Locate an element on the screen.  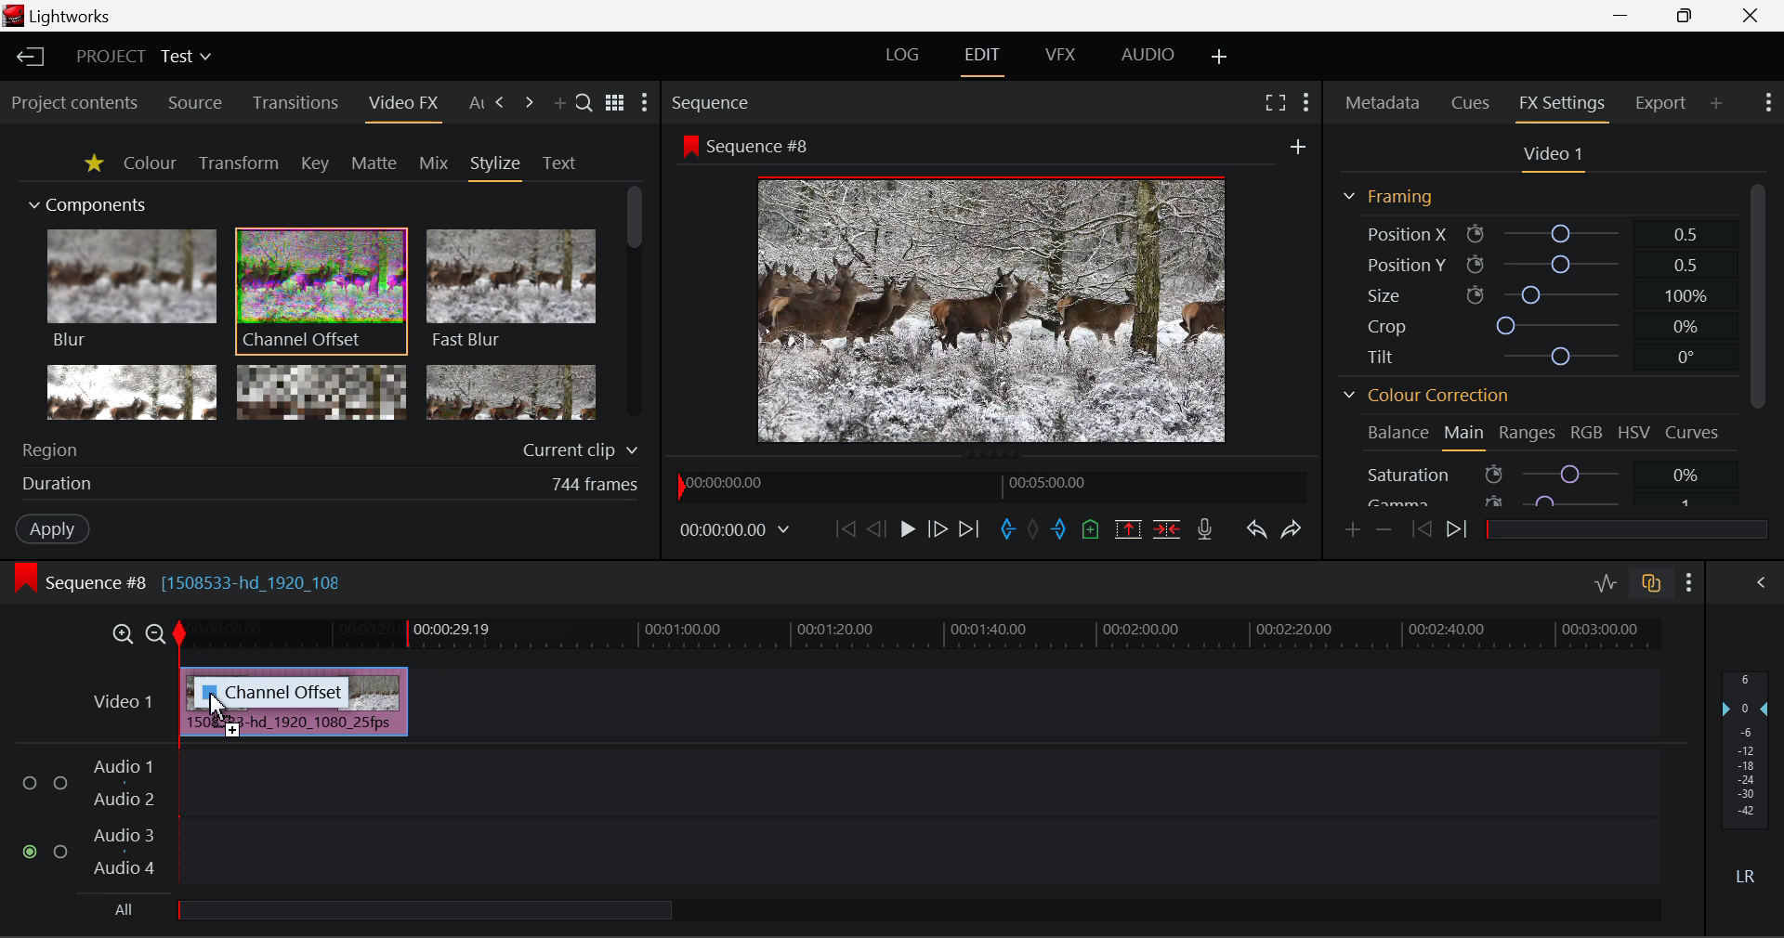
Edit Layout Open is located at coordinates (982, 61).